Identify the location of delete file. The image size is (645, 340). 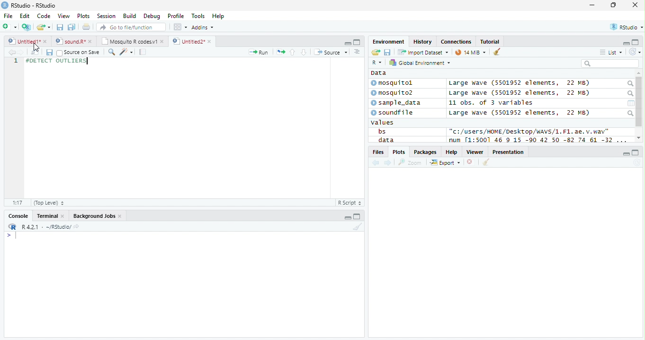
(472, 162).